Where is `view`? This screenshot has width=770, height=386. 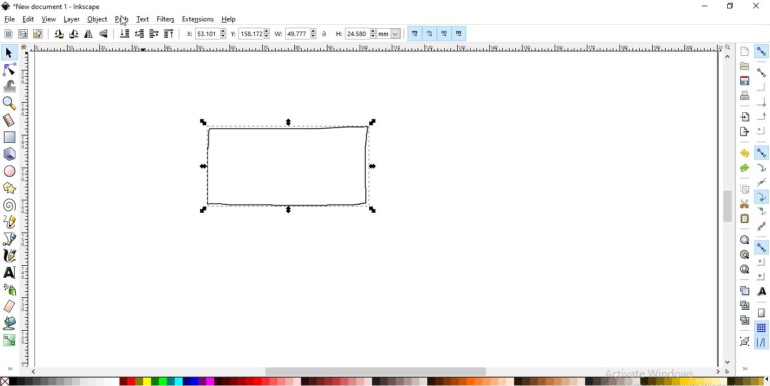
view is located at coordinates (48, 20).